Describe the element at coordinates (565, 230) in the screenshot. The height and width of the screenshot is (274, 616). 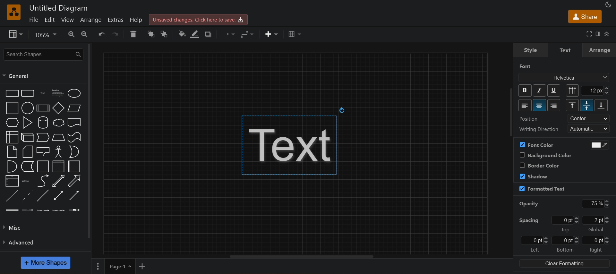
I see `top` at that location.